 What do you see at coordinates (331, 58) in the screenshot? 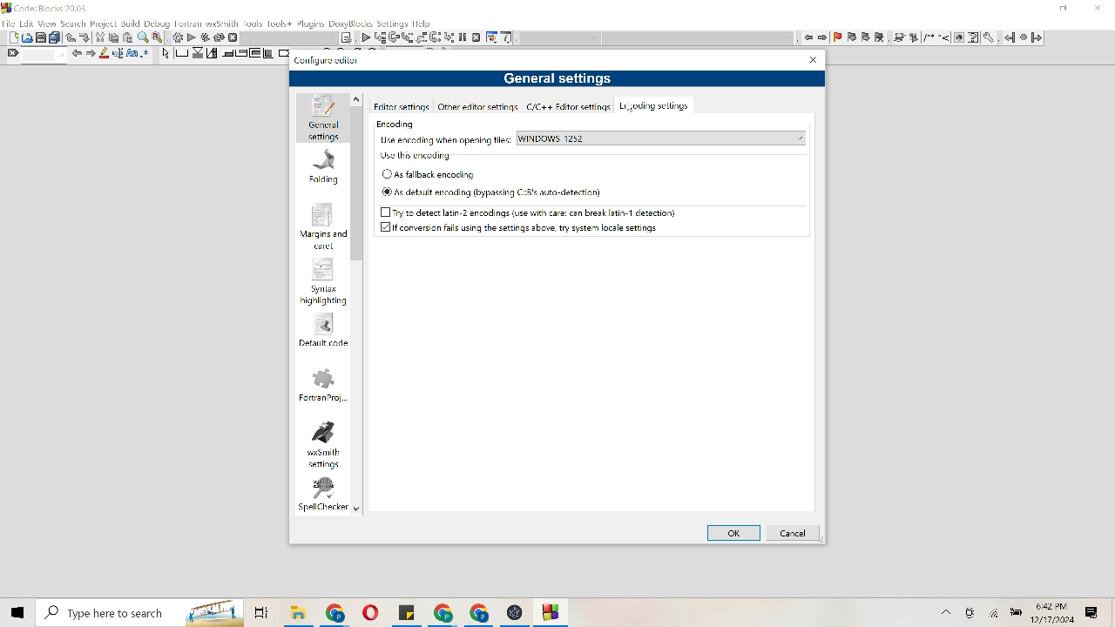
I see `Configure editor` at bounding box center [331, 58].